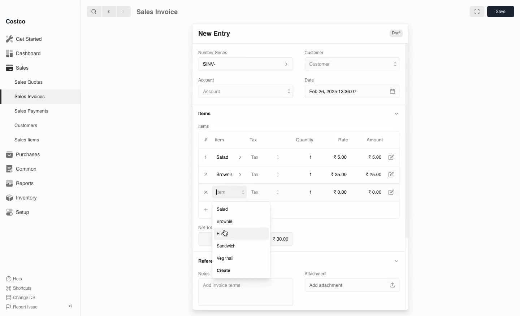 The height and width of the screenshot is (316, 520). What do you see at coordinates (311, 80) in the screenshot?
I see `Date` at bounding box center [311, 80].